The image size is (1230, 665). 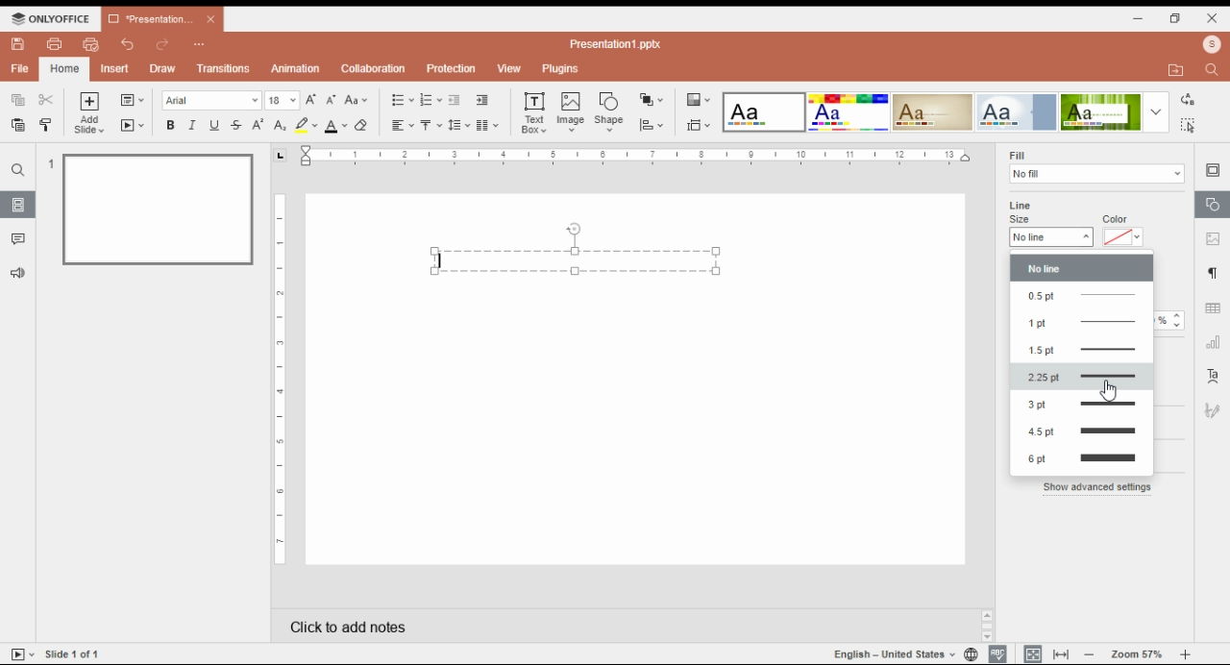 I want to click on spell check, so click(x=998, y=654).